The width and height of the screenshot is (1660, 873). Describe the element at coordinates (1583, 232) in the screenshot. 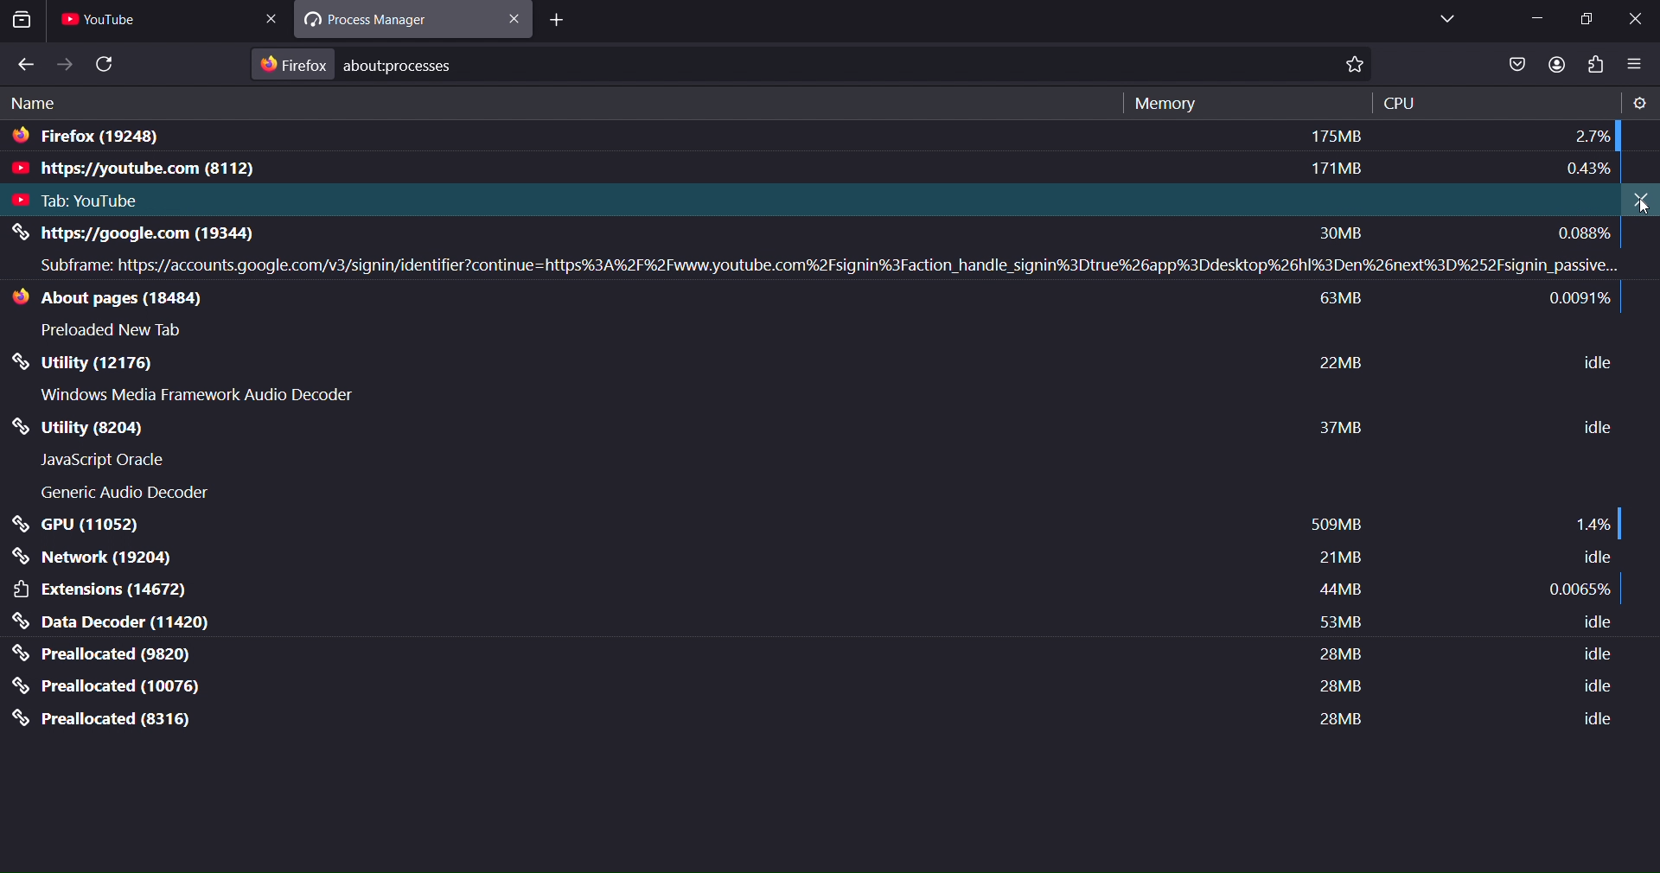

I see `0.088%` at that location.